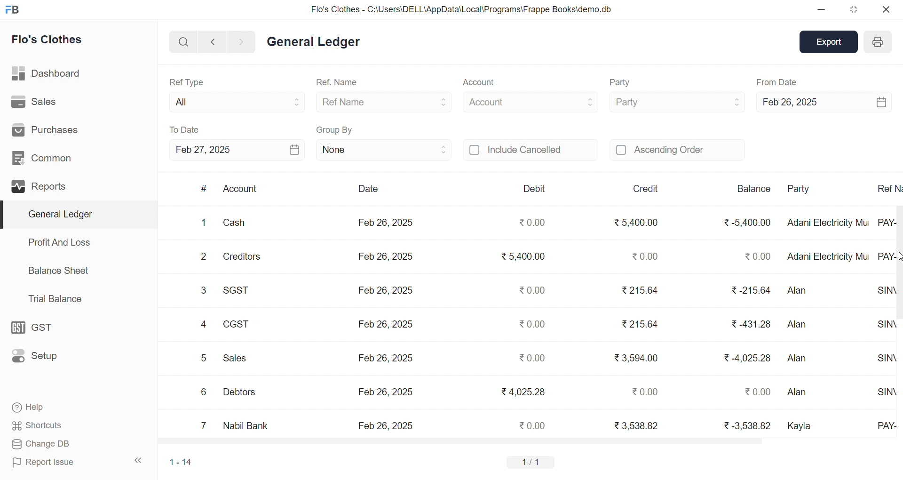 This screenshot has width=903, height=480. What do you see at coordinates (878, 43) in the screenshot?
I see `PRINT` at bounding box center [878, 43].